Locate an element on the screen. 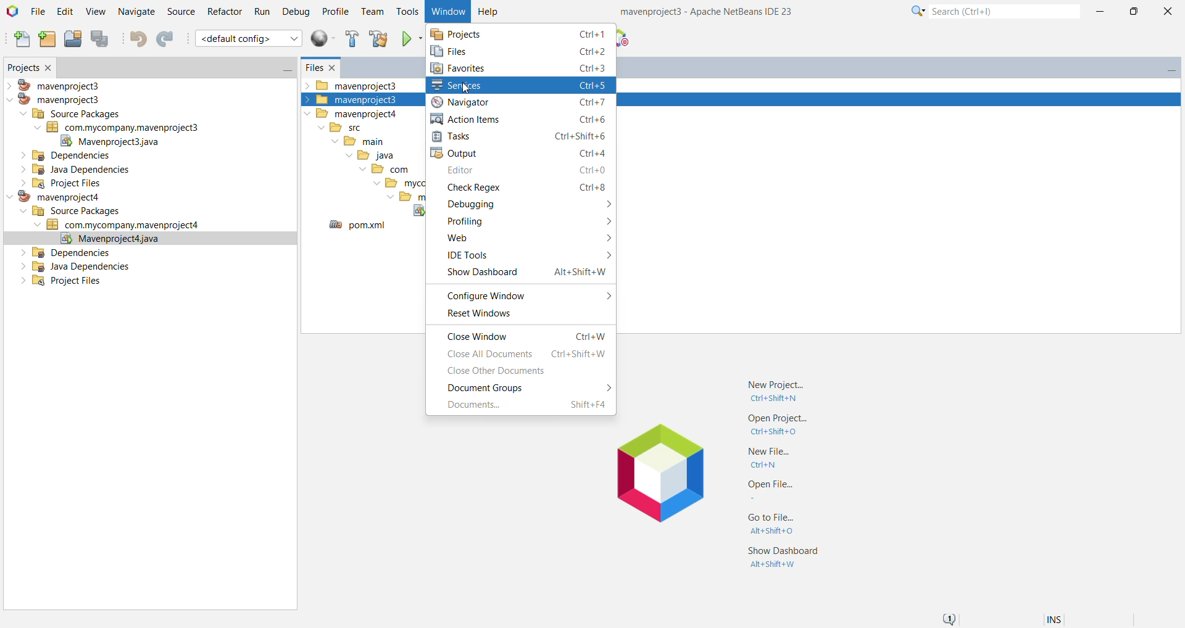 The height and width of the screenshot is (628, 1185). Open Project is located at coordinates (72, 39).